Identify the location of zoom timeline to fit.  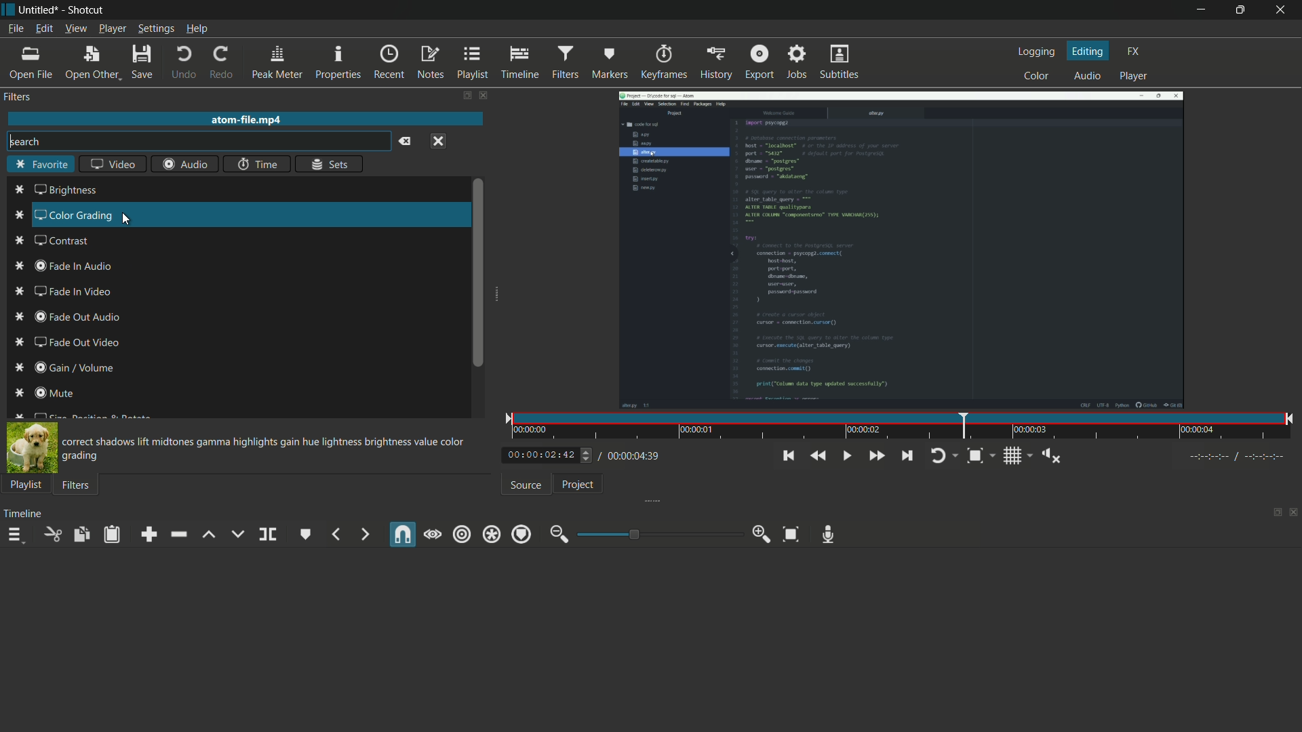
(791, 535).